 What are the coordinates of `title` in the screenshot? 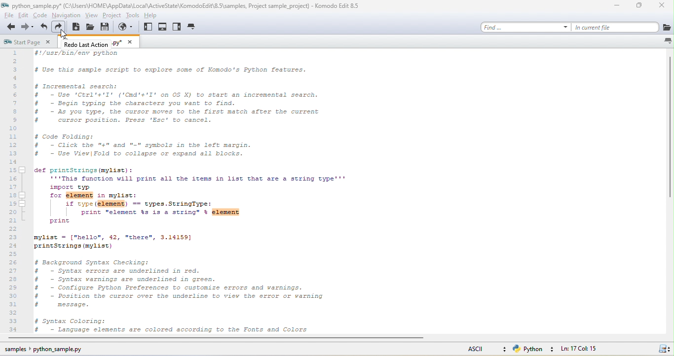 It's located at (180, 7).